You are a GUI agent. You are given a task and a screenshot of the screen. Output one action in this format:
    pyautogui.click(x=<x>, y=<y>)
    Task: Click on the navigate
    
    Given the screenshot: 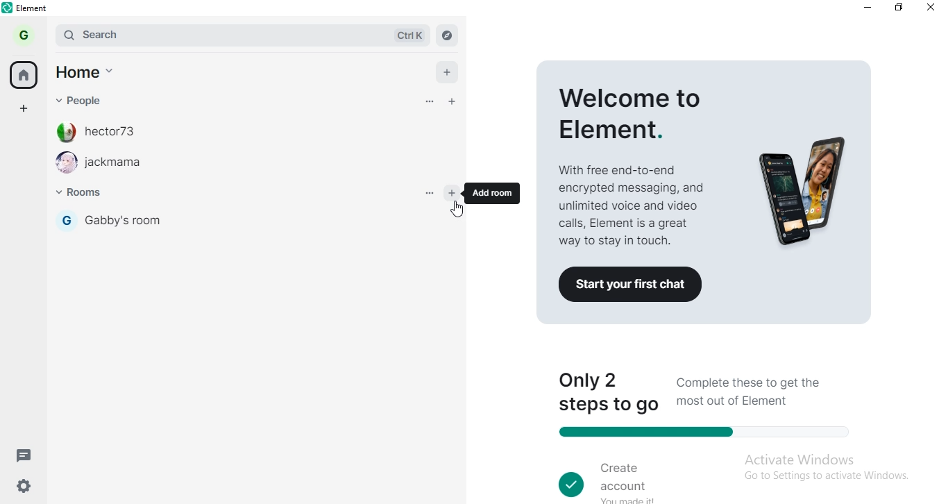 What is the action you would take?
    pyautogui.click(x=449, y=35)
    